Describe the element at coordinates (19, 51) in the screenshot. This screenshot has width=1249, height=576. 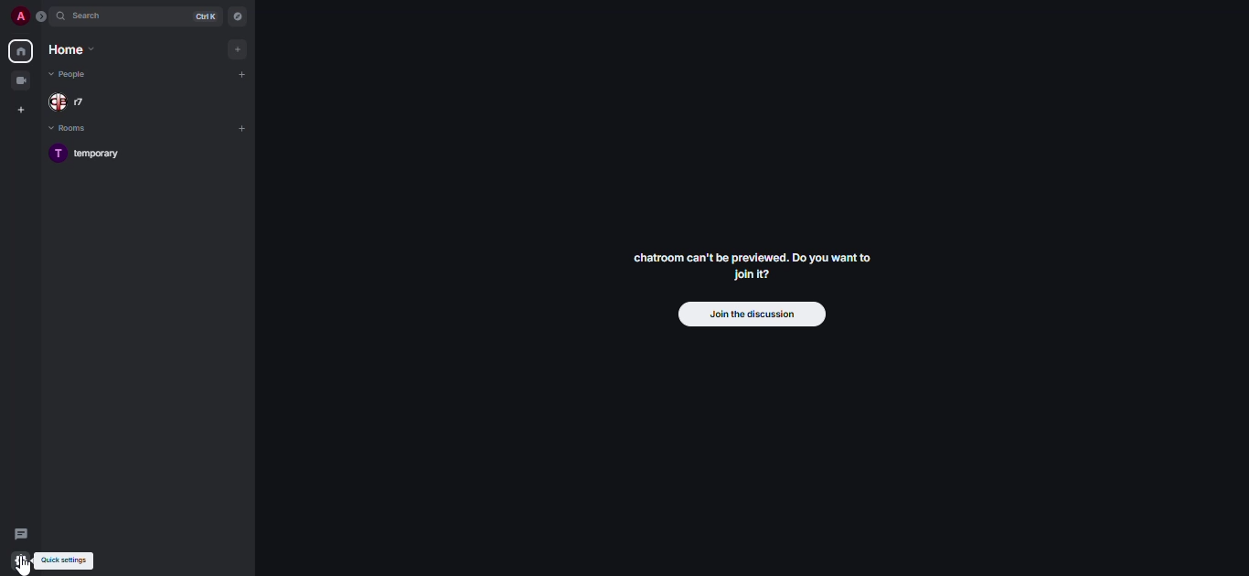
I see `home` at that location.